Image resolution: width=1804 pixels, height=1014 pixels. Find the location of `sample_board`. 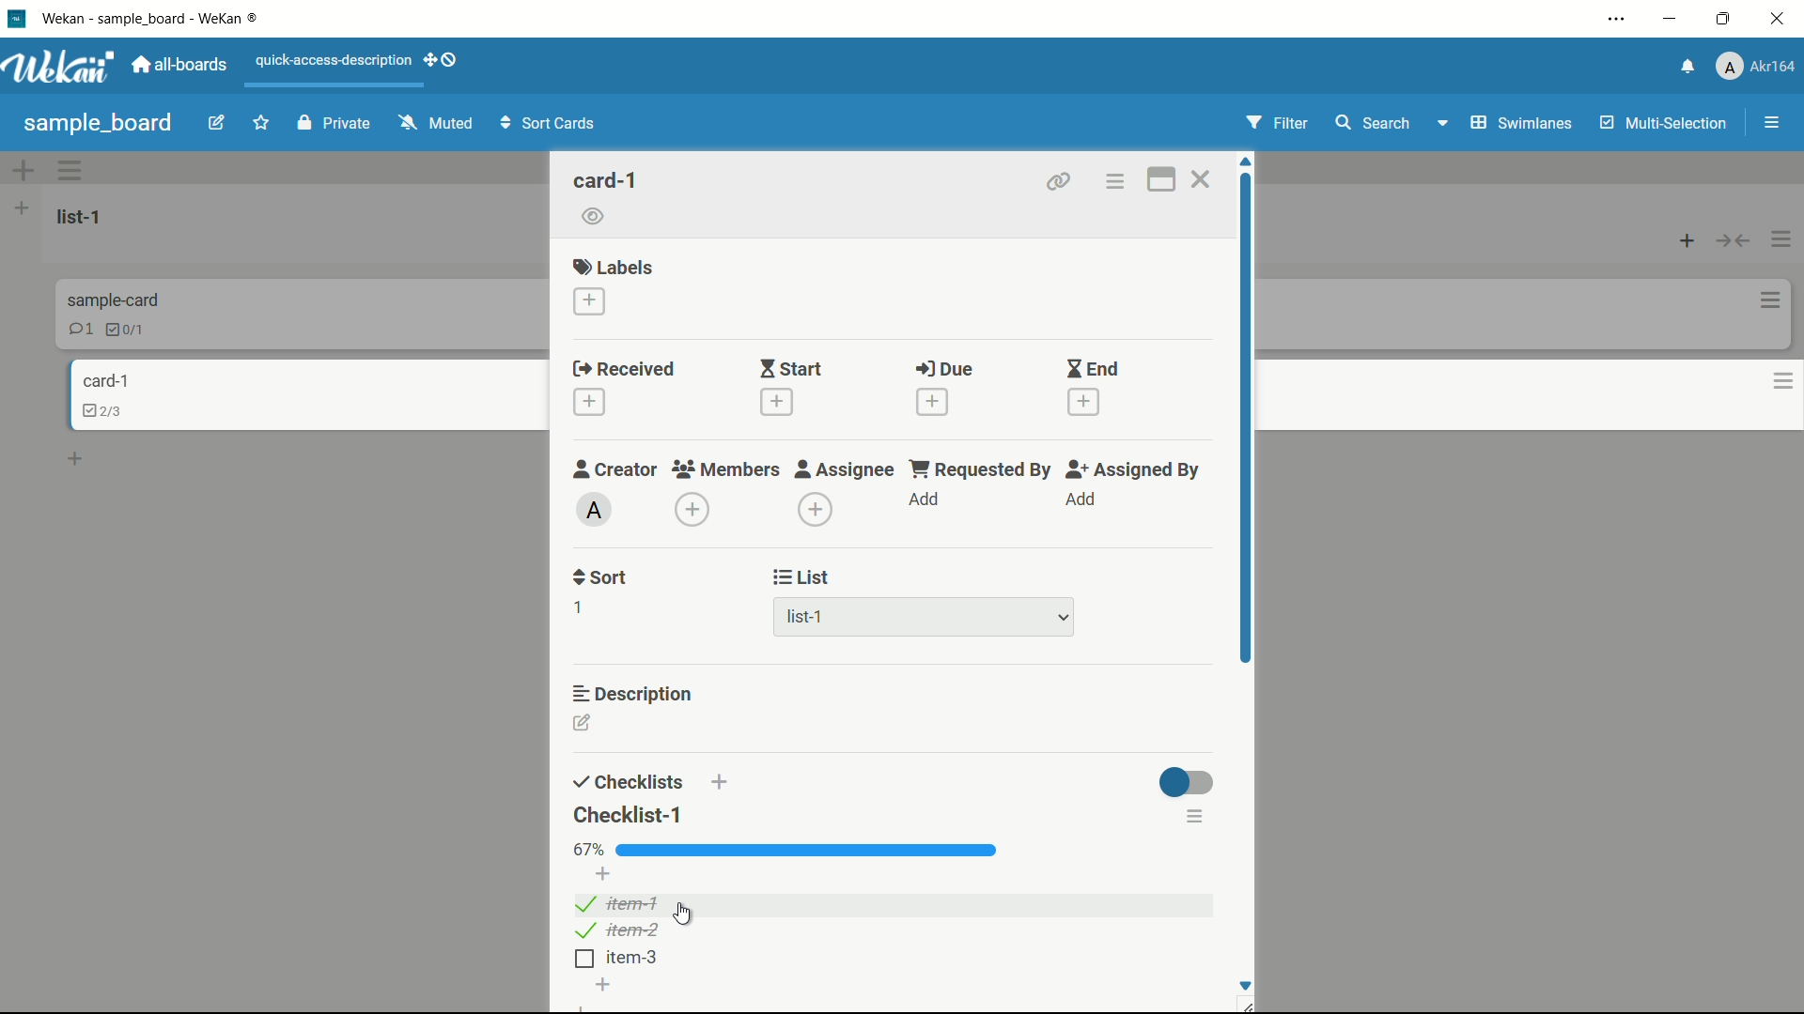

sample_board is located at coordinates (99, 123).